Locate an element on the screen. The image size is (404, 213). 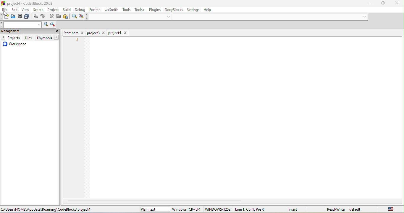
projects is located at coordinates (12, 38).